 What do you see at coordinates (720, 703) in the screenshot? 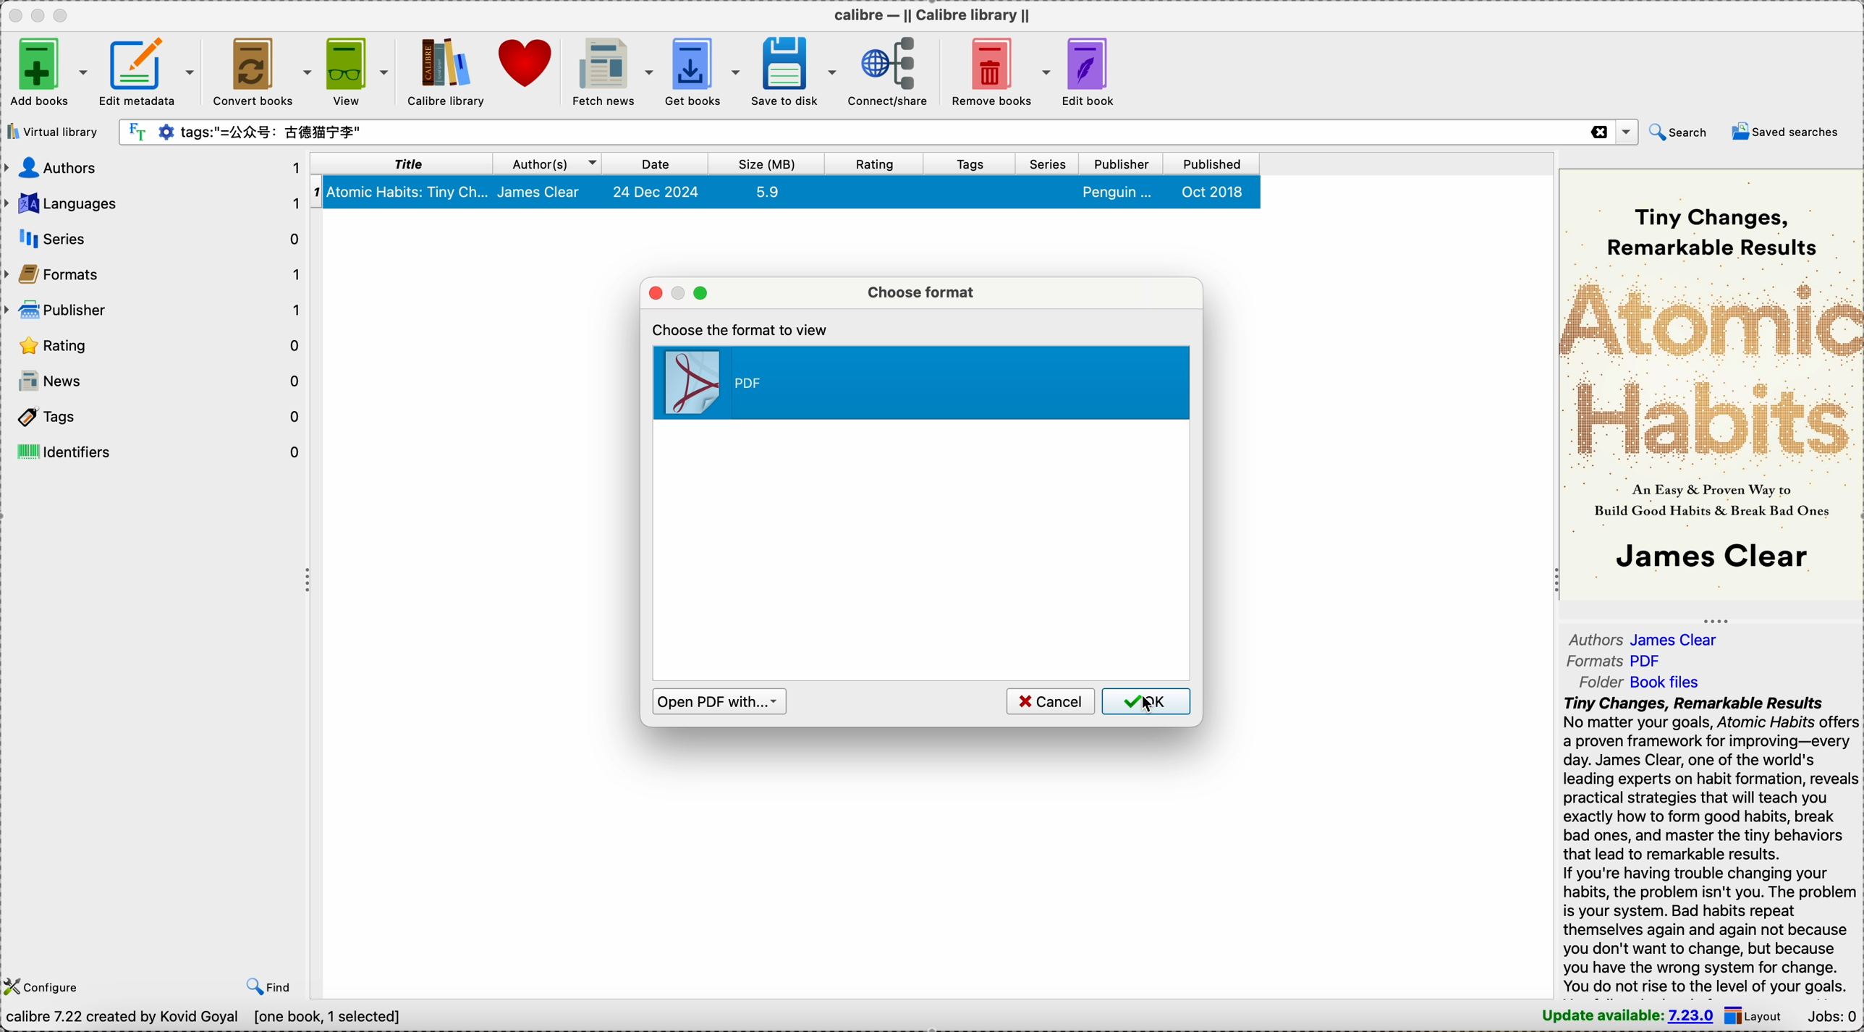
I see `open PDF with` at bounding box center [720, 703].